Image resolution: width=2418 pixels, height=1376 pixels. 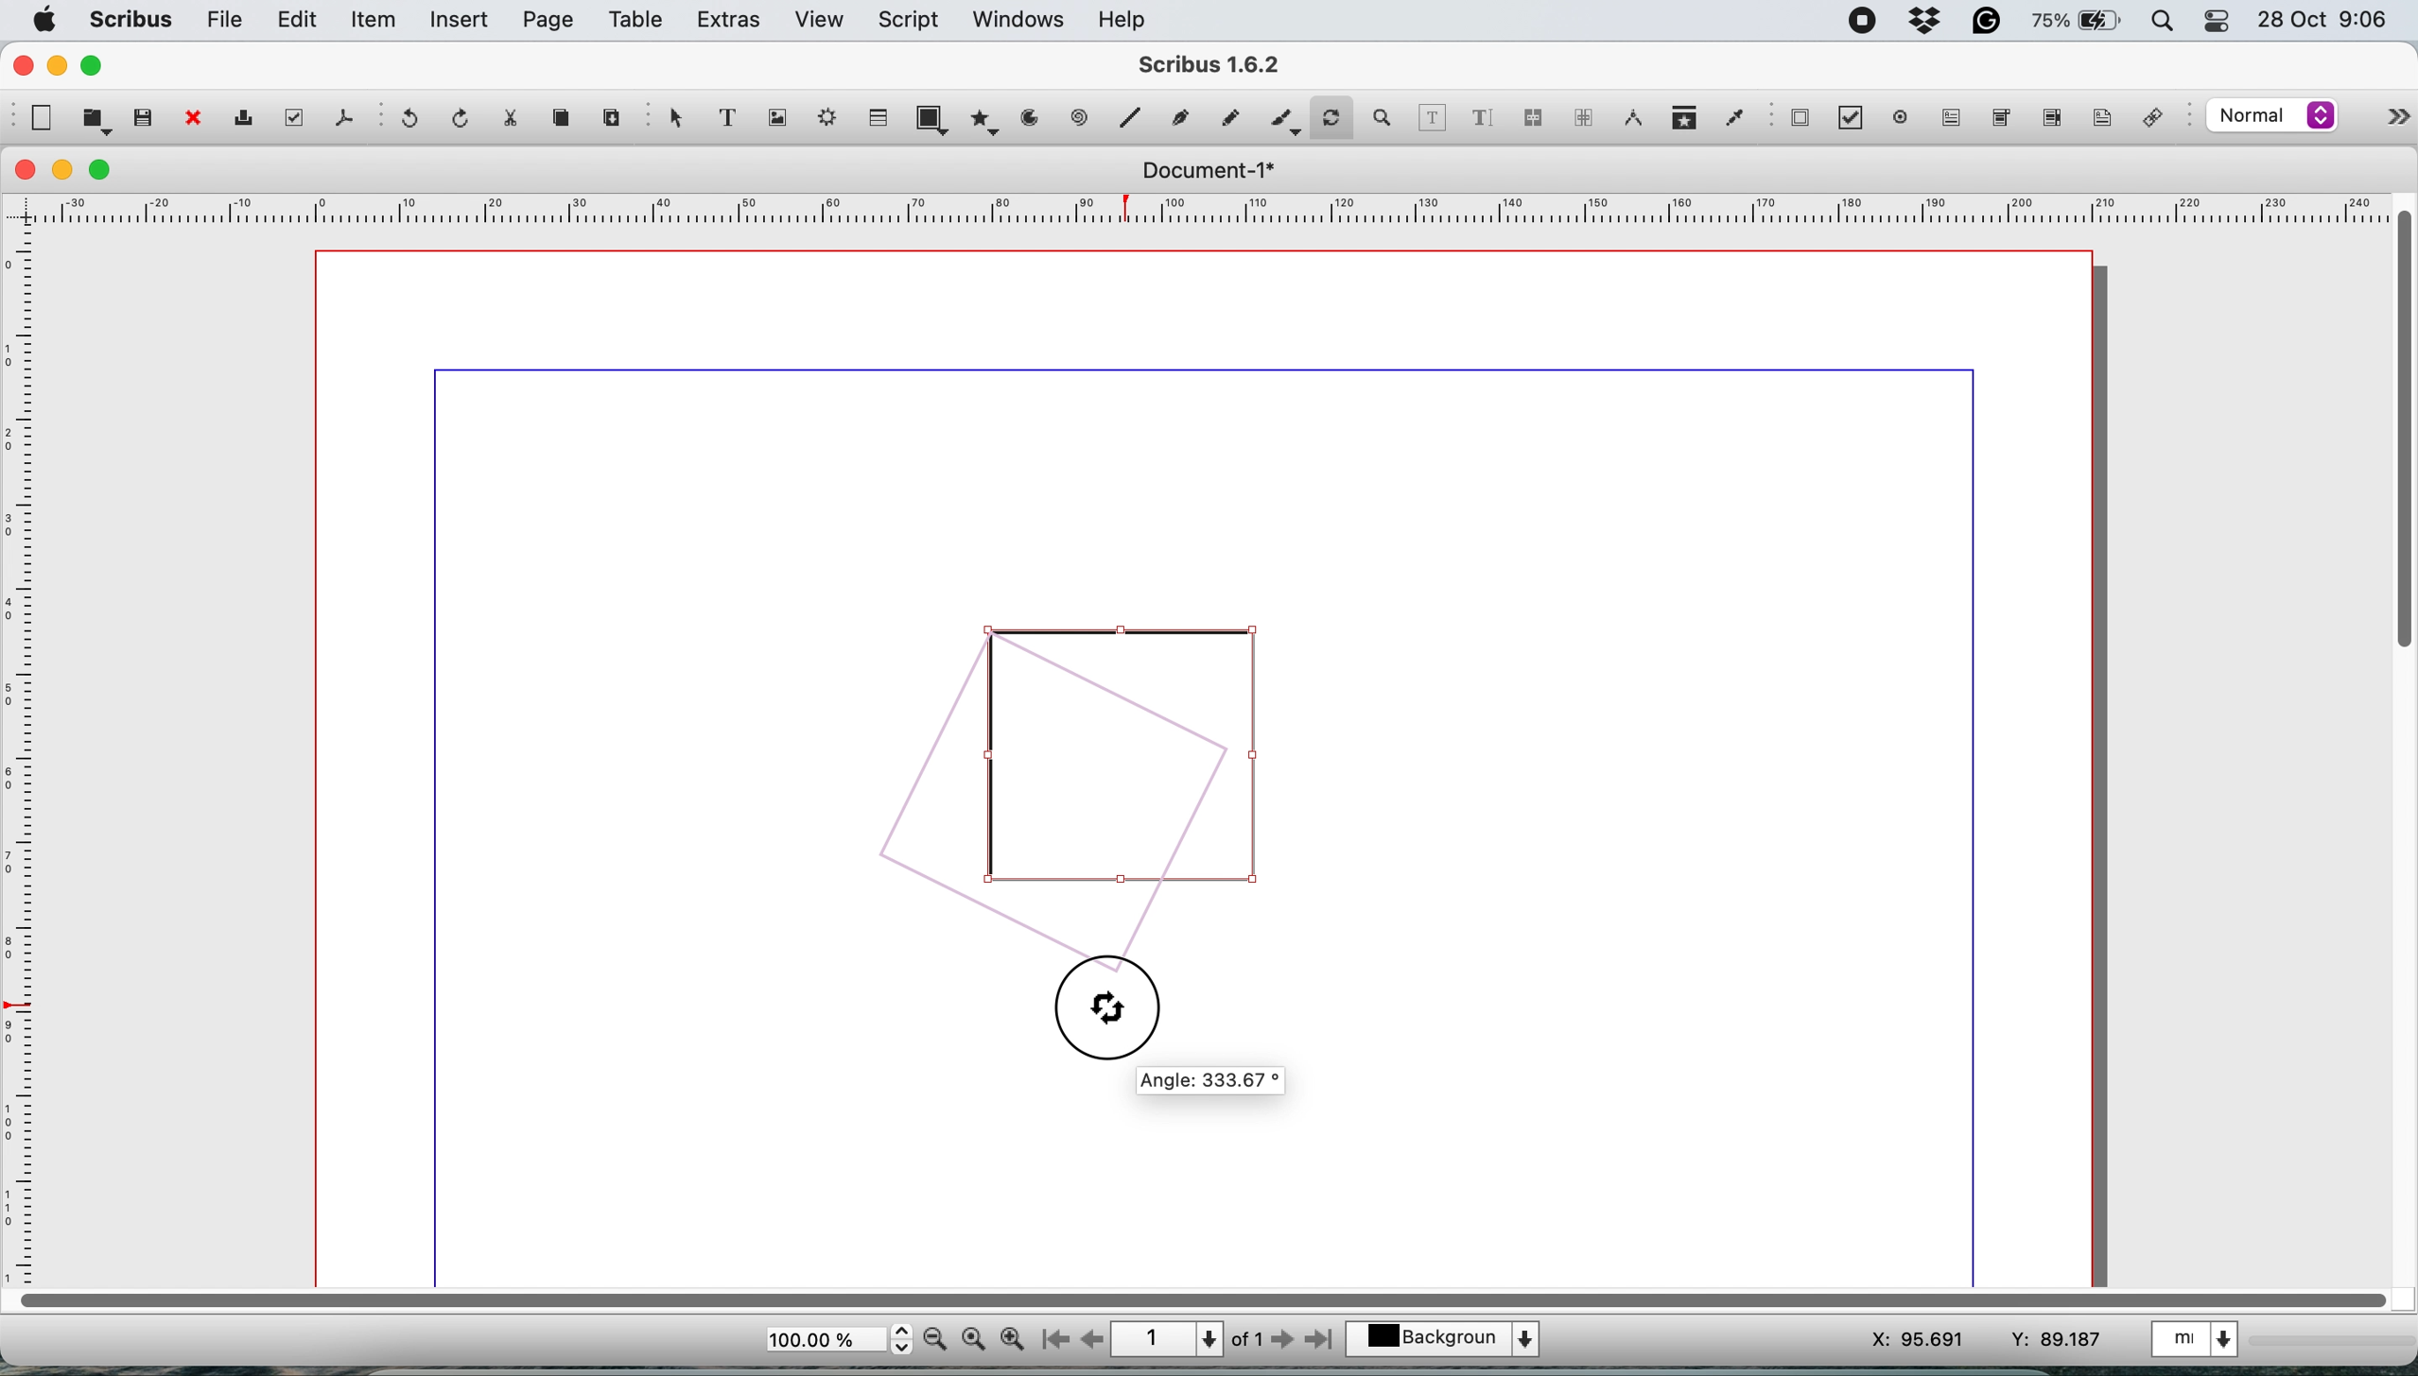 I want to click on image frame, so click(x=782, y=119).